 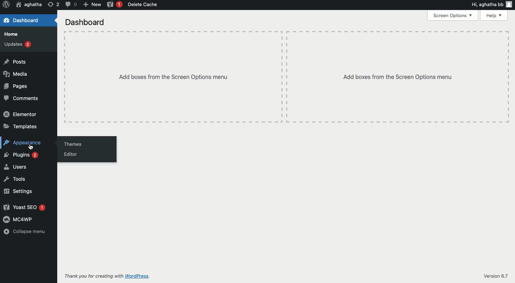 I want to click on User, so click(x=29, y=5).